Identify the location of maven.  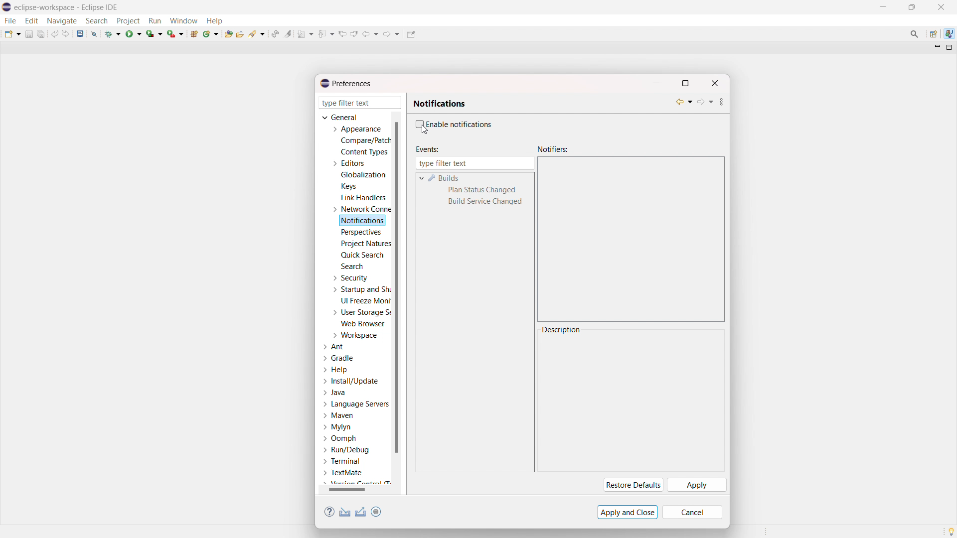
(338, 416).